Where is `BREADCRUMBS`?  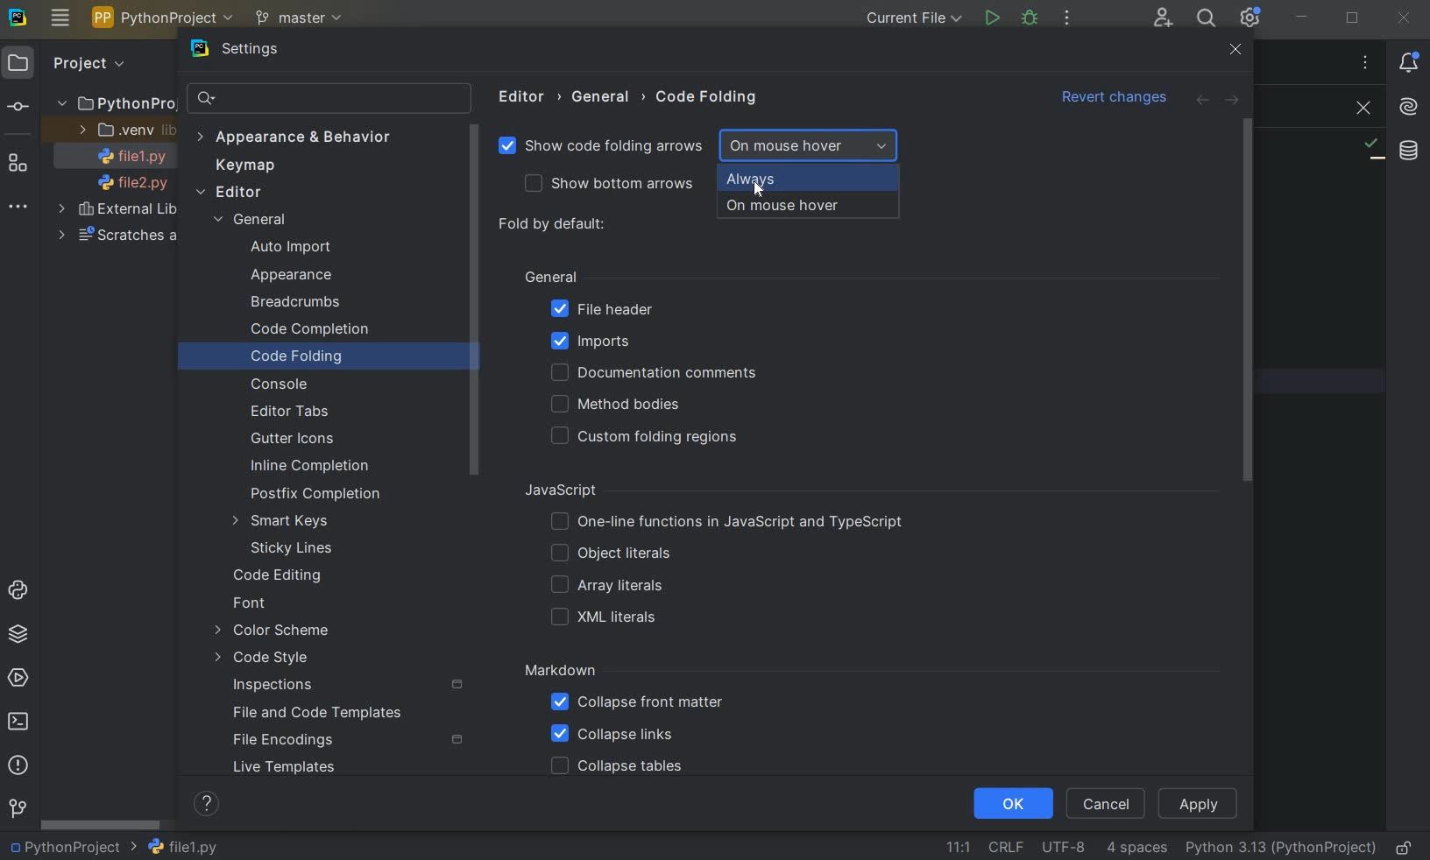
BREADCRUMBS is located at coordinates (313, 303).